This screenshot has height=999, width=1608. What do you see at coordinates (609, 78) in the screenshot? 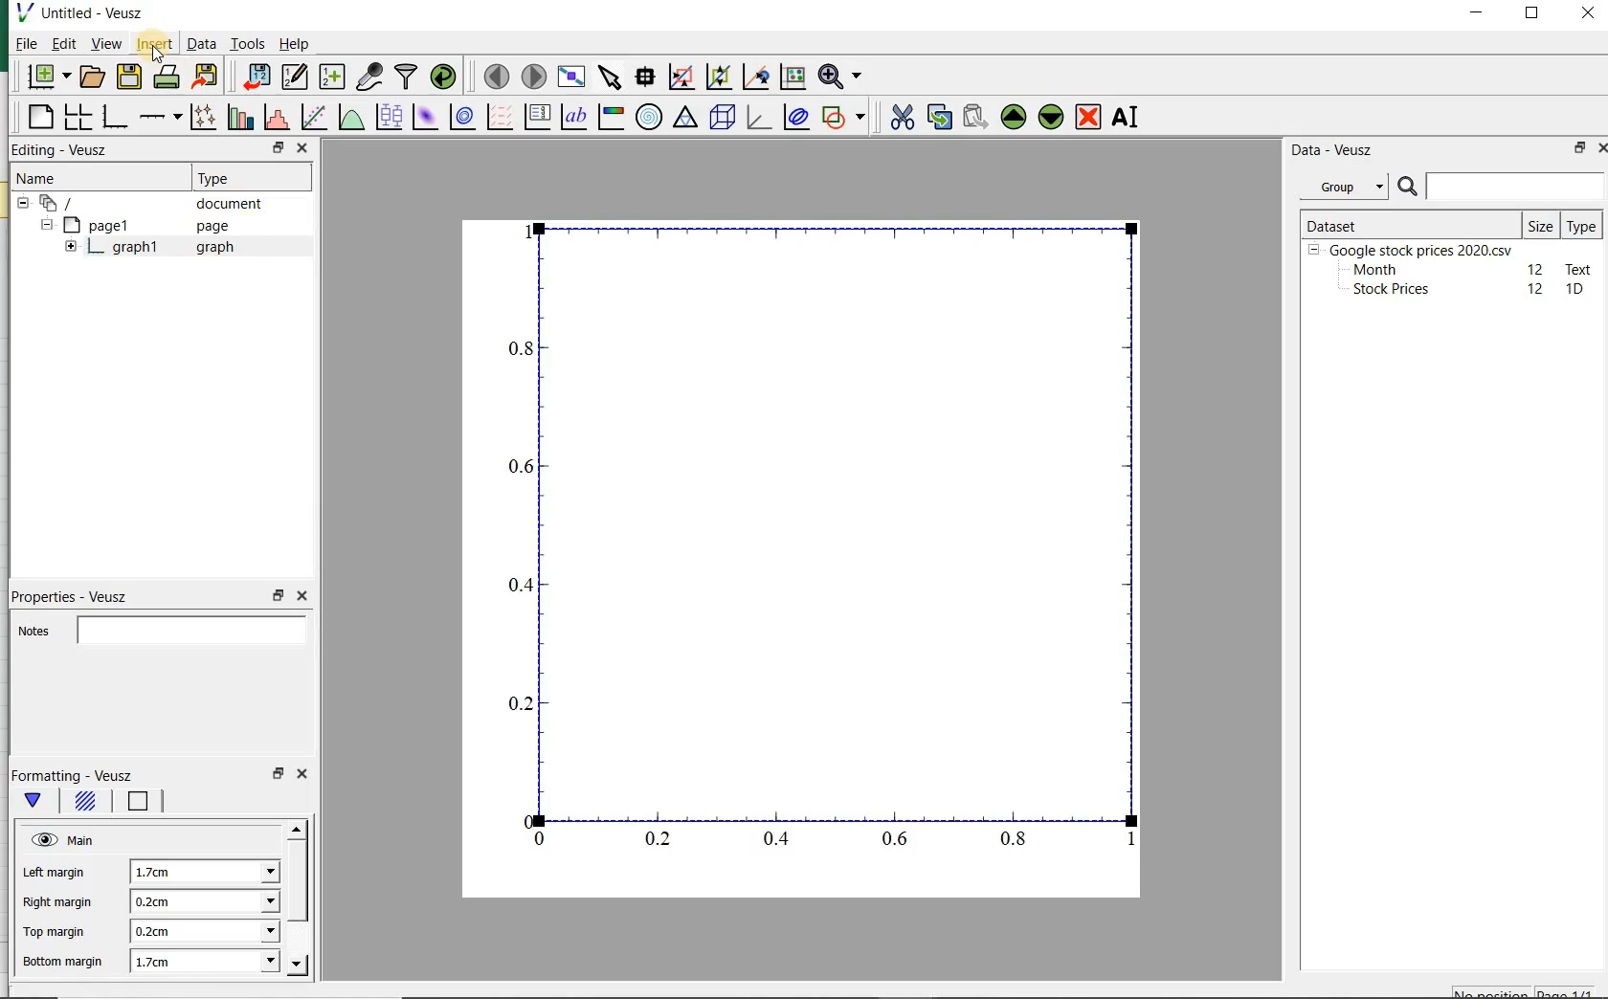
I see `select items from the graph or scroll` at bounding box center [609, 78].